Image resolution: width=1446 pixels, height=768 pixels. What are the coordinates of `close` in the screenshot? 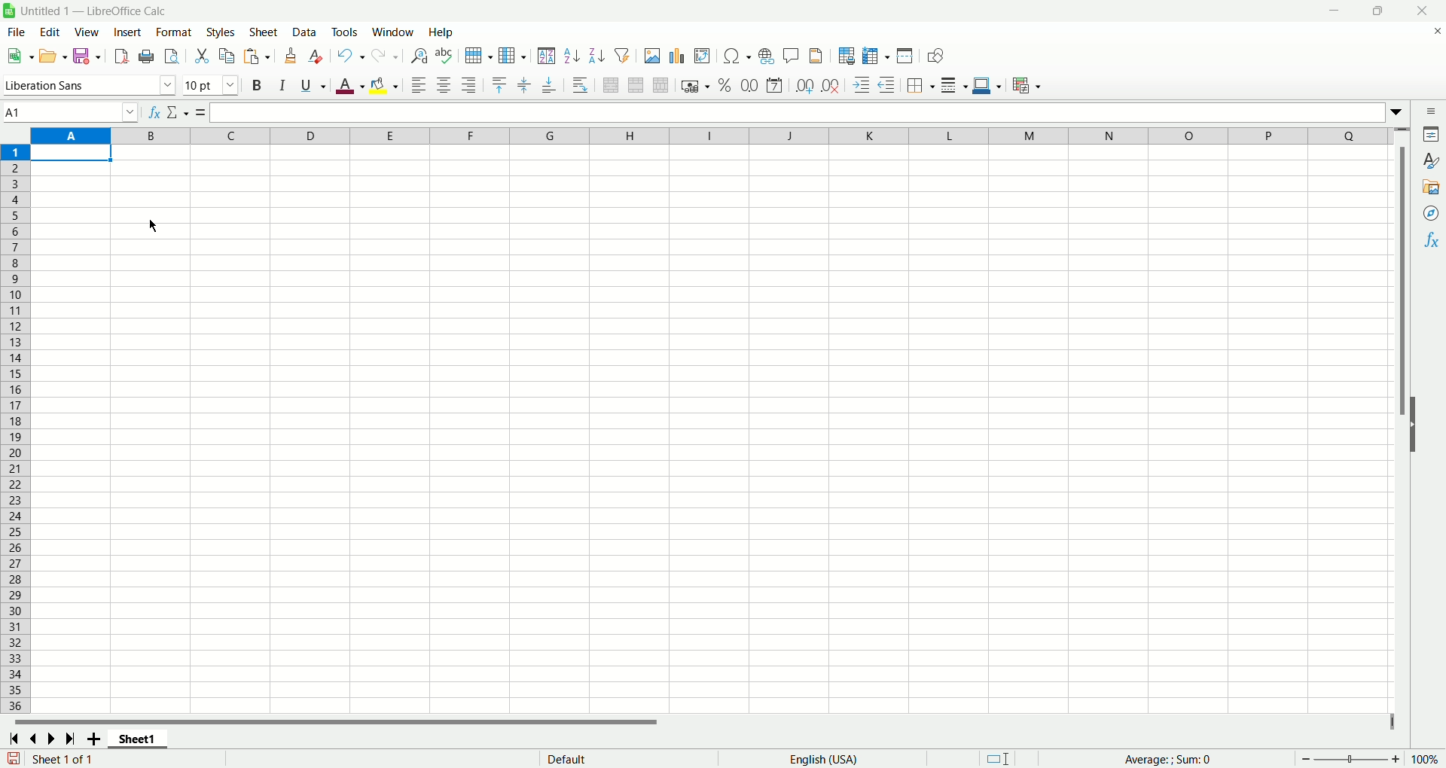 It's located at (1433, 34).